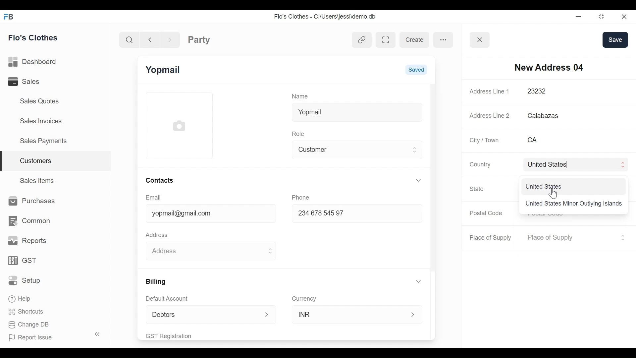  Describe the element at coordinates (622, 237) in the screenshot. I see `Expand` at that location.